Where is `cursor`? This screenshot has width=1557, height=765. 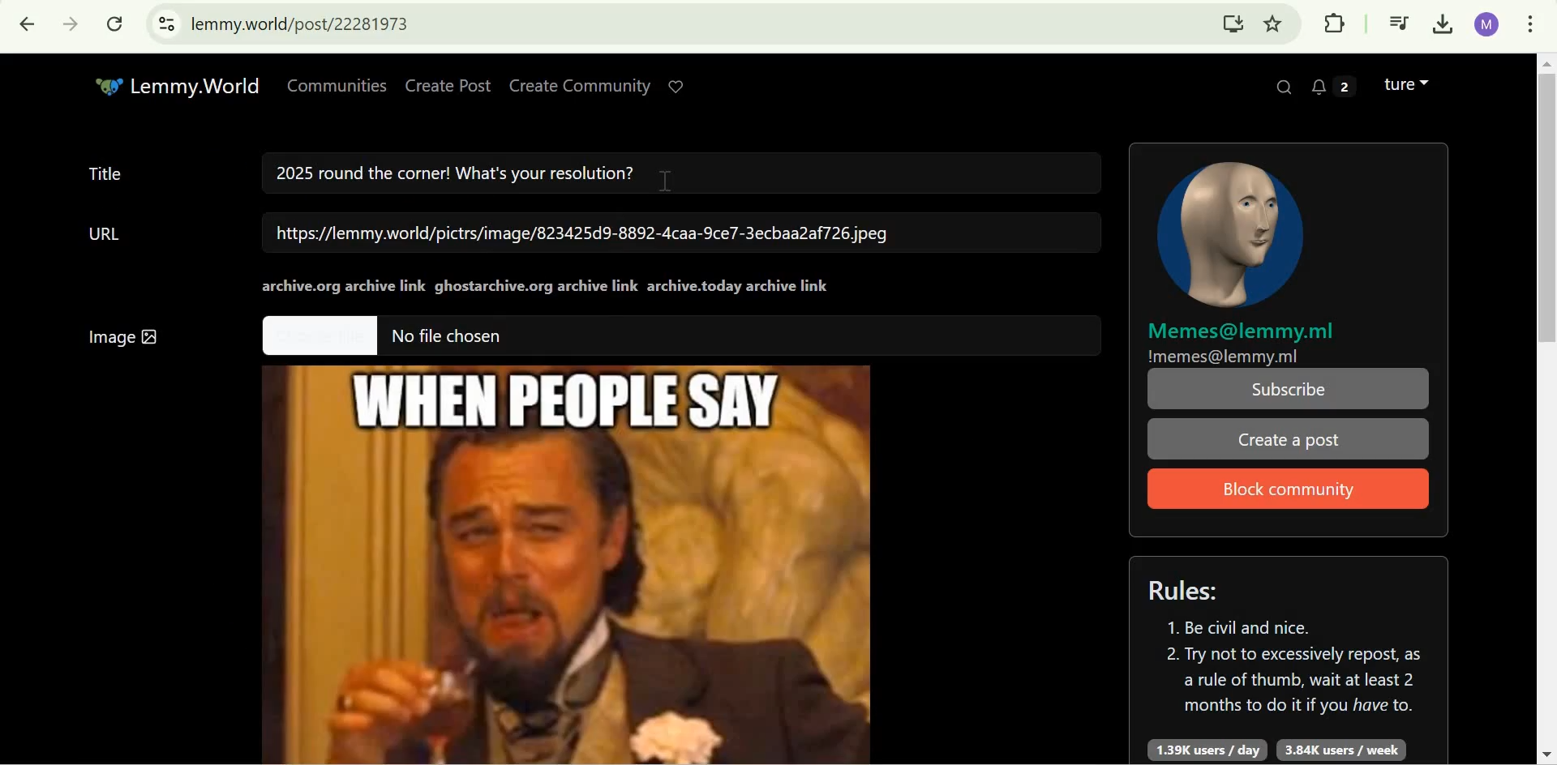
cursor is located at coordinates (666, 178).